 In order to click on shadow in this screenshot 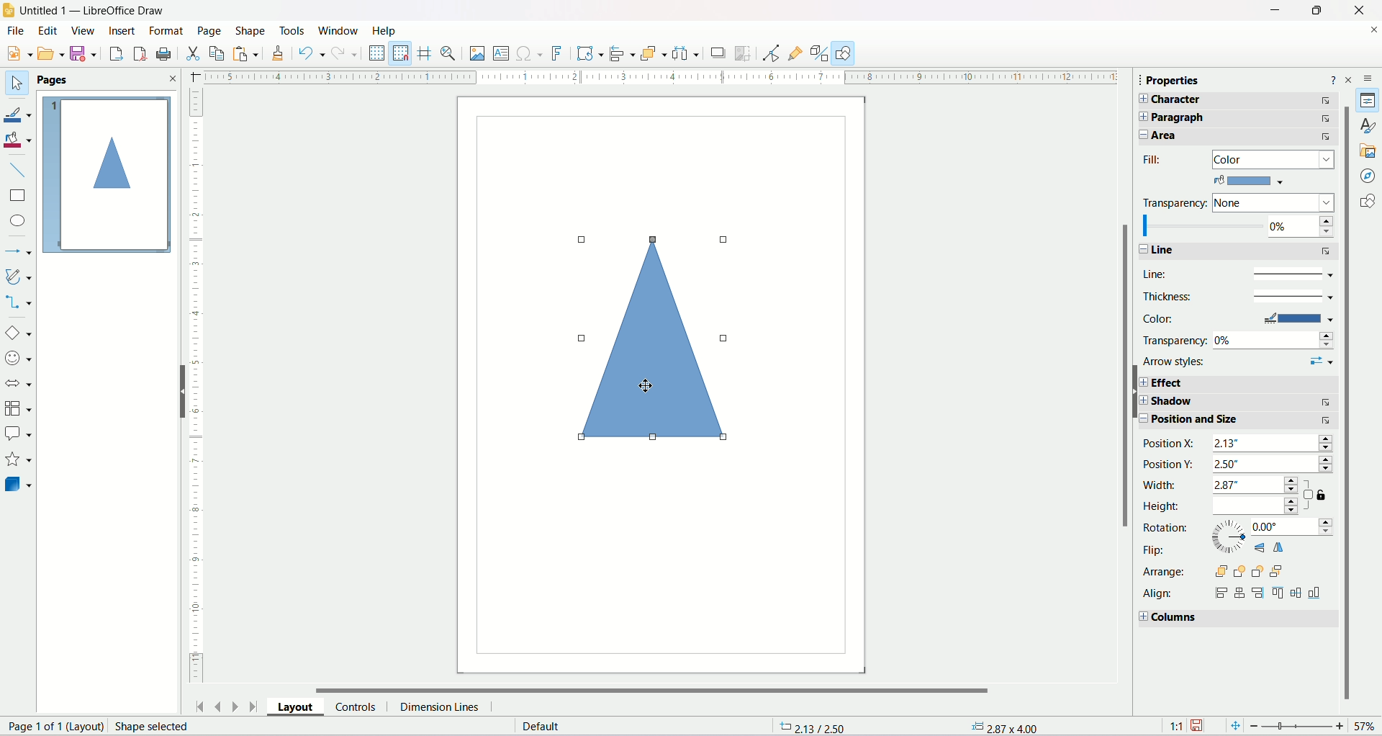, I will do `click(1245, 402)`.